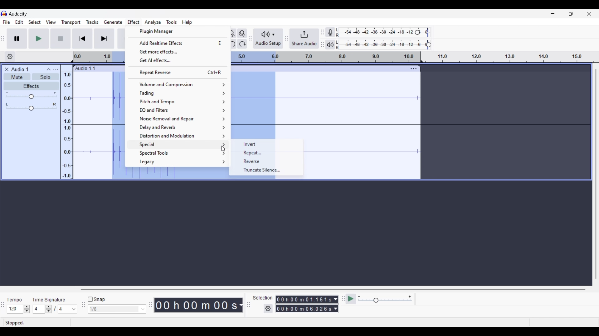  What do you see at coordinates (187, 22) in the screenshot?
I see `Help menu` at bounding box center [187, 22].